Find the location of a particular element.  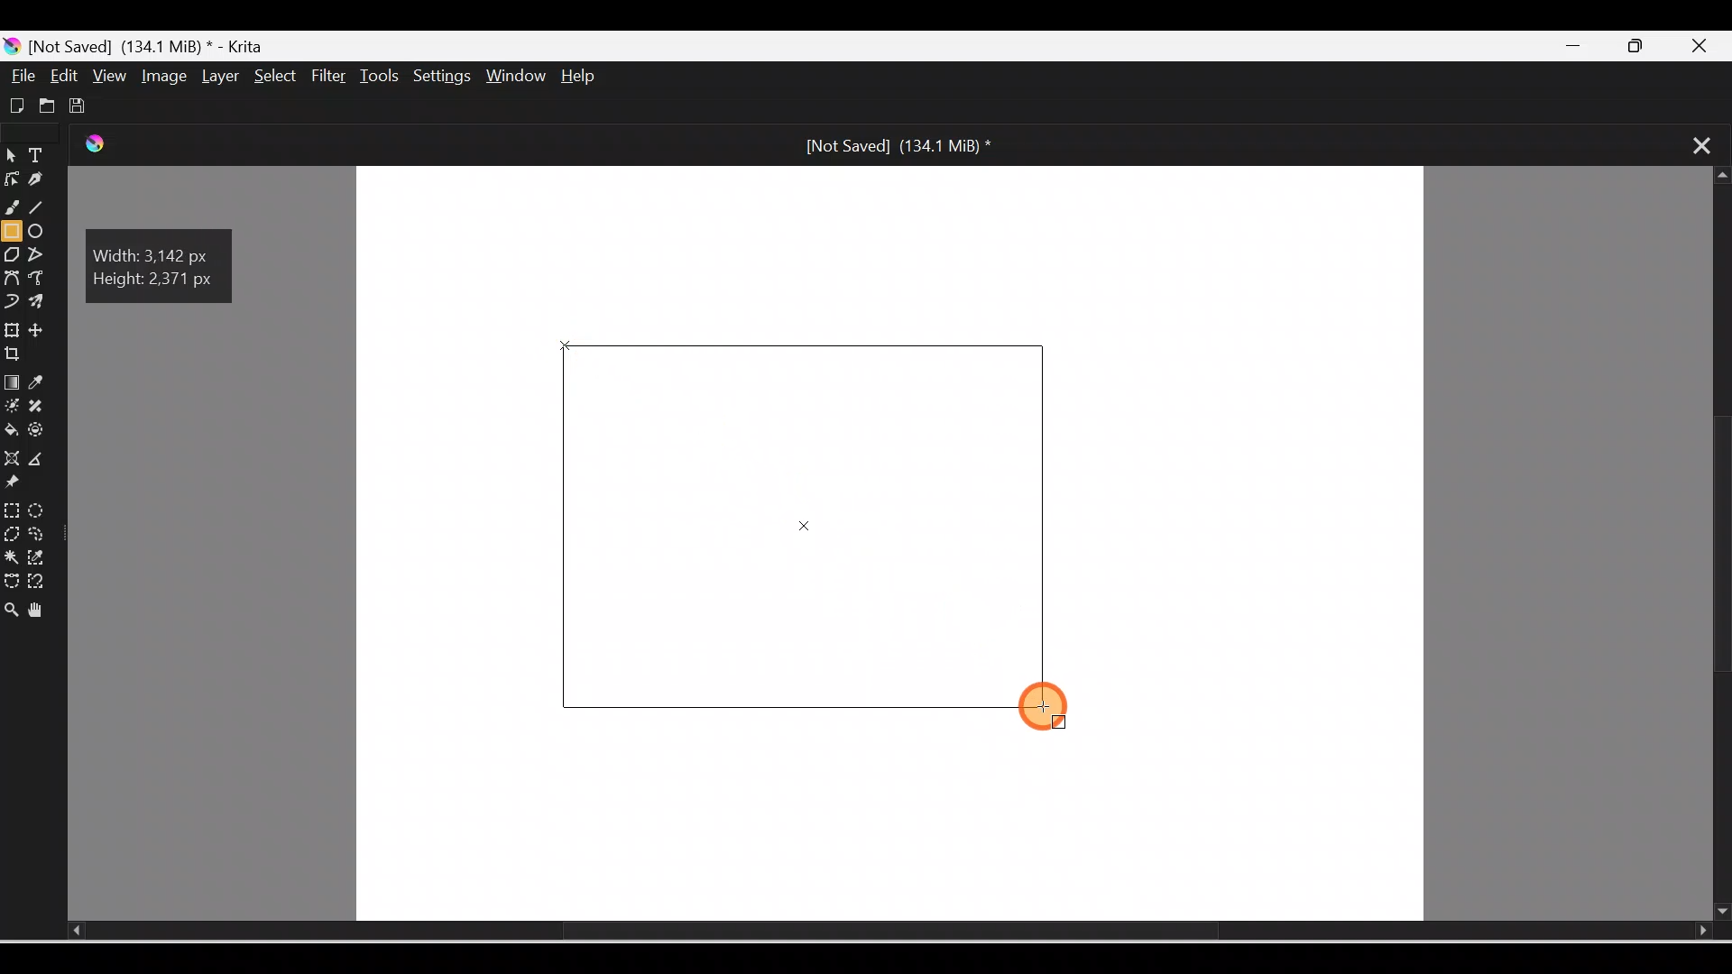

Reference images tool is located at coordinates (23, 485).